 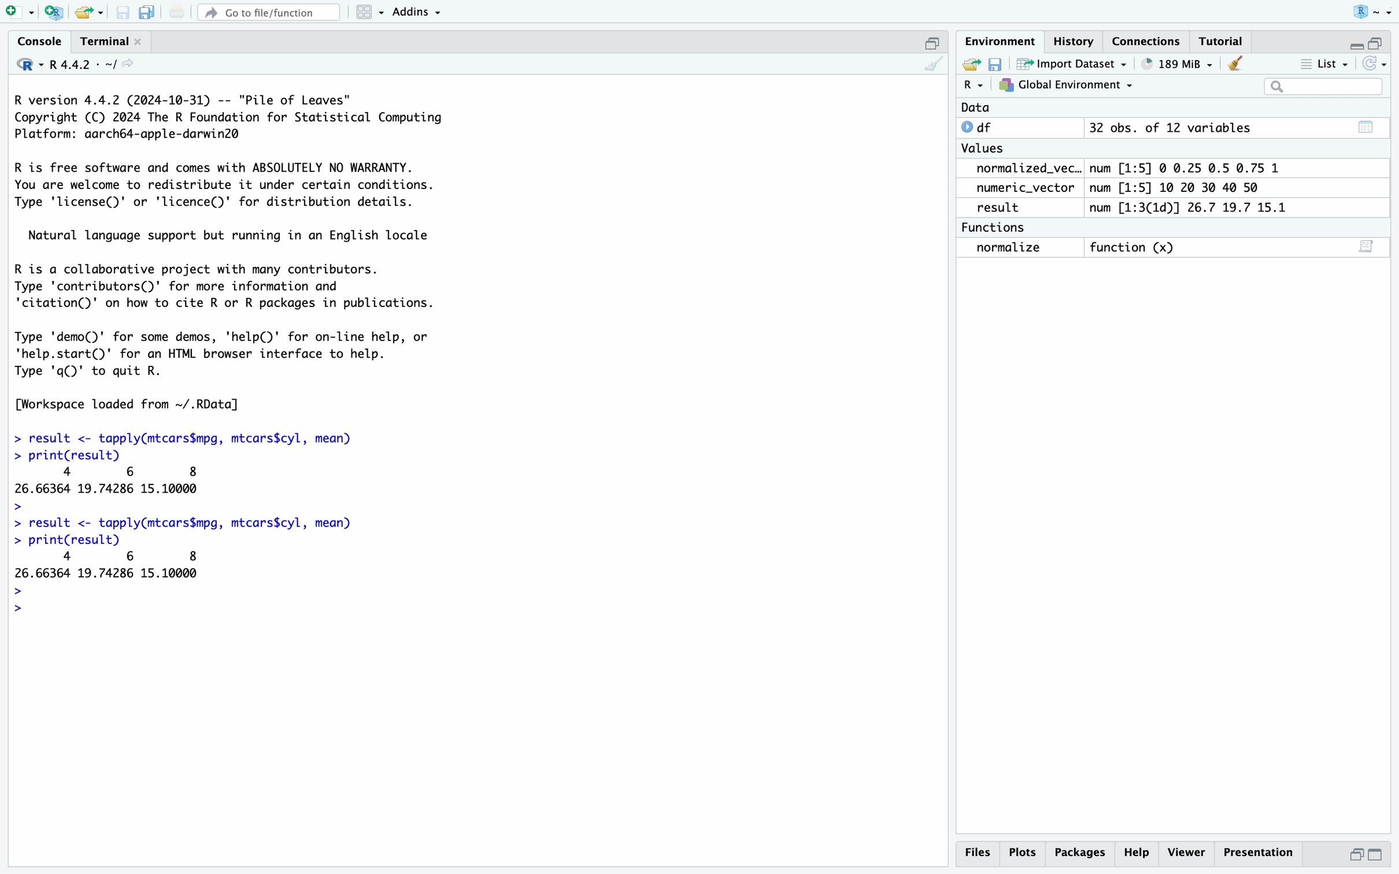 What do you see at coordinates (1081, 853) in the screenshot?
I see `Packages` at bounding box center [1081, 853].